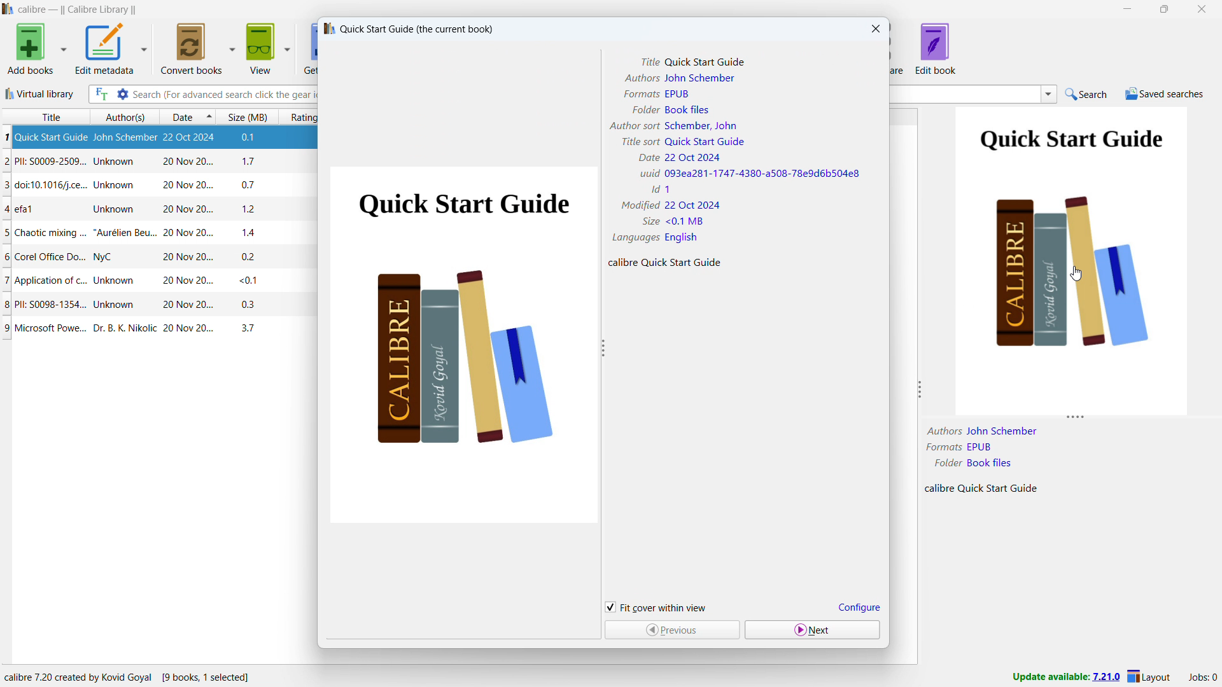 This screenshot has height=687, width=1222. Describe the element at coordinates (117, 162) in the screenshot. I see `Unknown` at that location.